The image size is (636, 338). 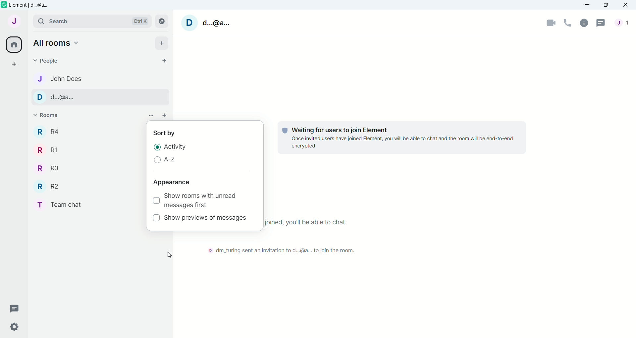 I want to click on All Rooms, so click(x=14, y=45).